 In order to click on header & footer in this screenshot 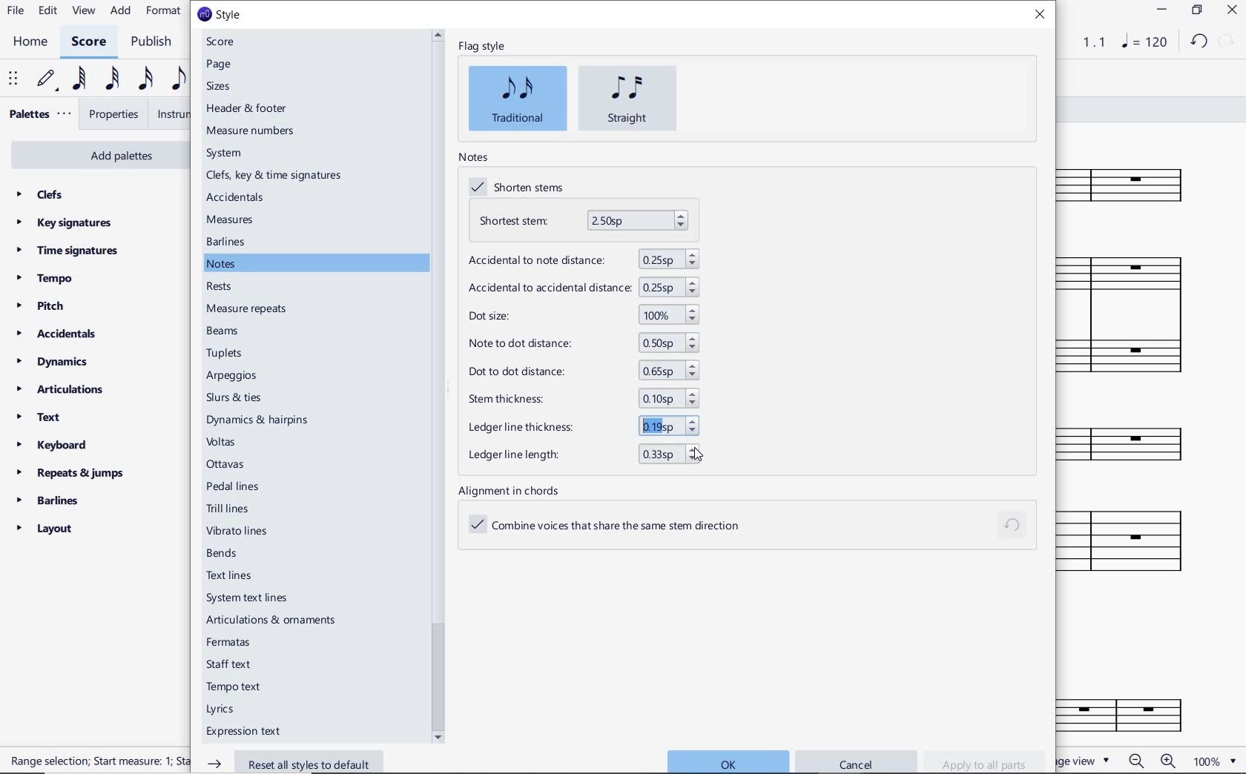, I will do `click(250, 107)`.